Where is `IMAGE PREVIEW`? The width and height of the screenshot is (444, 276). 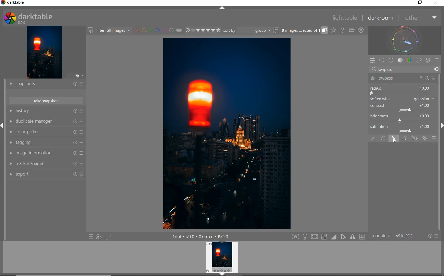 IMAGE PREVIEW is located at coordinates (44, 52).